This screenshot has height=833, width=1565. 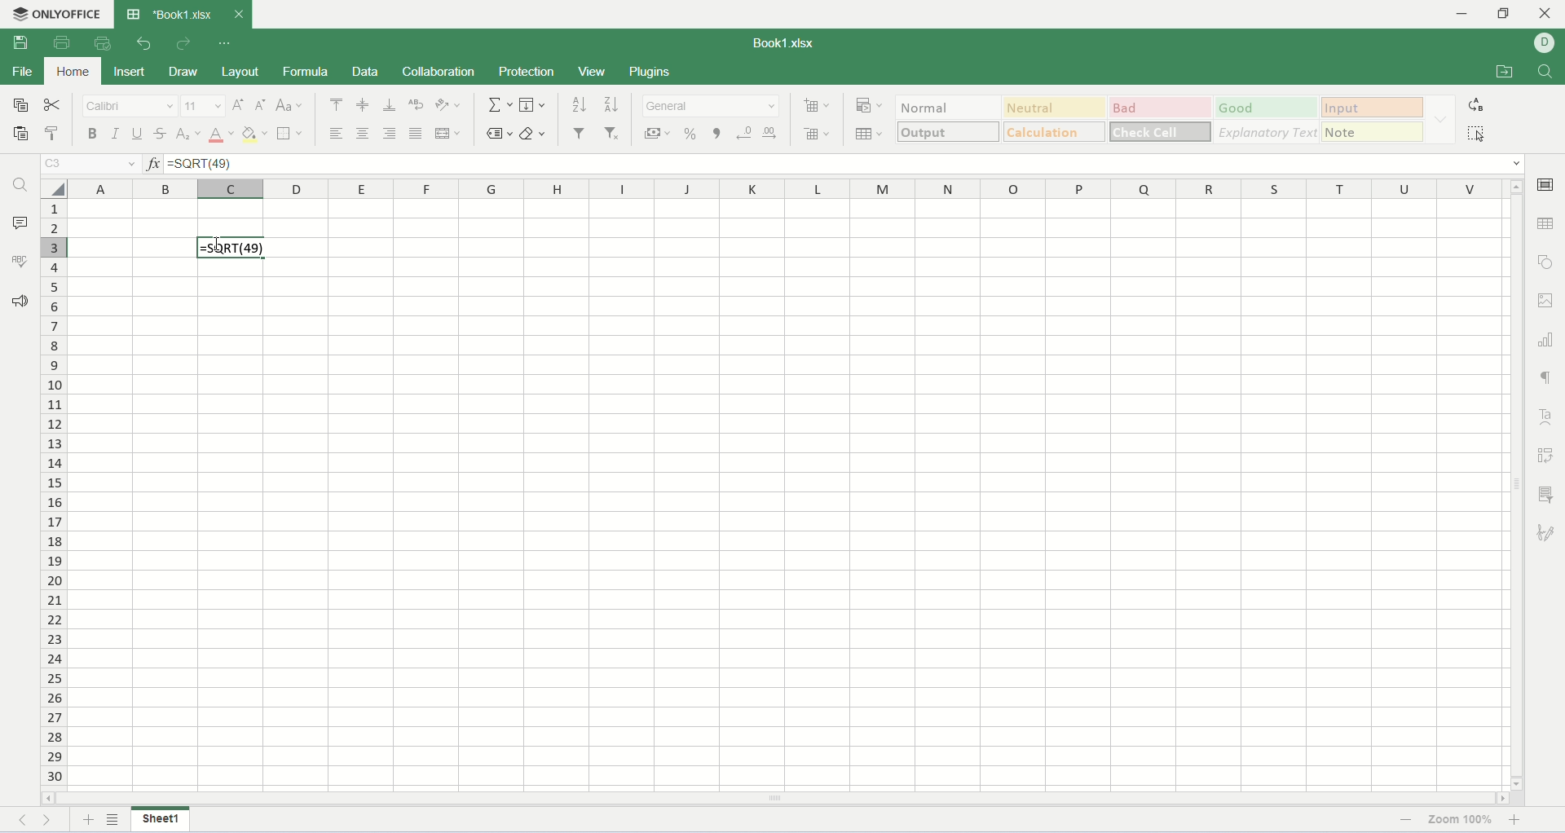 What do you see at coordinates (1479, 132) in the screenshot?
I see `select all` at bounding box center [1479, 132].